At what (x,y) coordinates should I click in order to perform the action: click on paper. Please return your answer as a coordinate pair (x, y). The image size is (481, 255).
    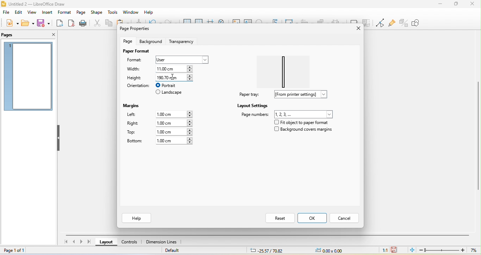
    Looking at the image, I should click on (286, 69).